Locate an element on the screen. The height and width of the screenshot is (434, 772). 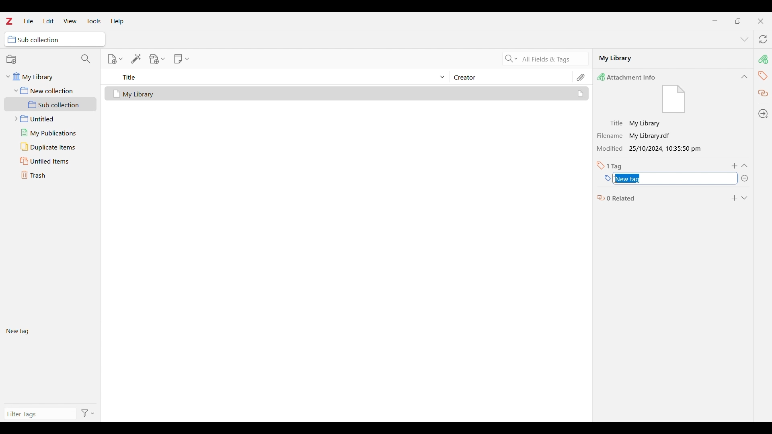
Attachment Info is located at coordinates (628, 77).